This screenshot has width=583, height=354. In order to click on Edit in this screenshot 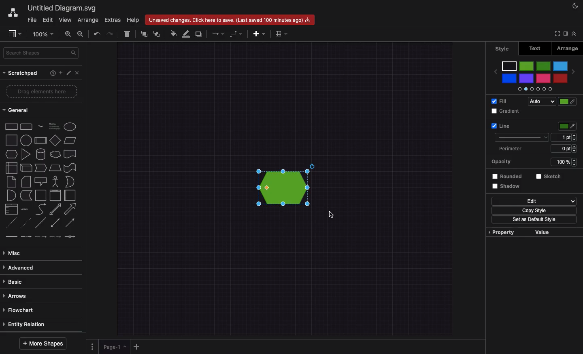, I will do `click(534, 200)`.